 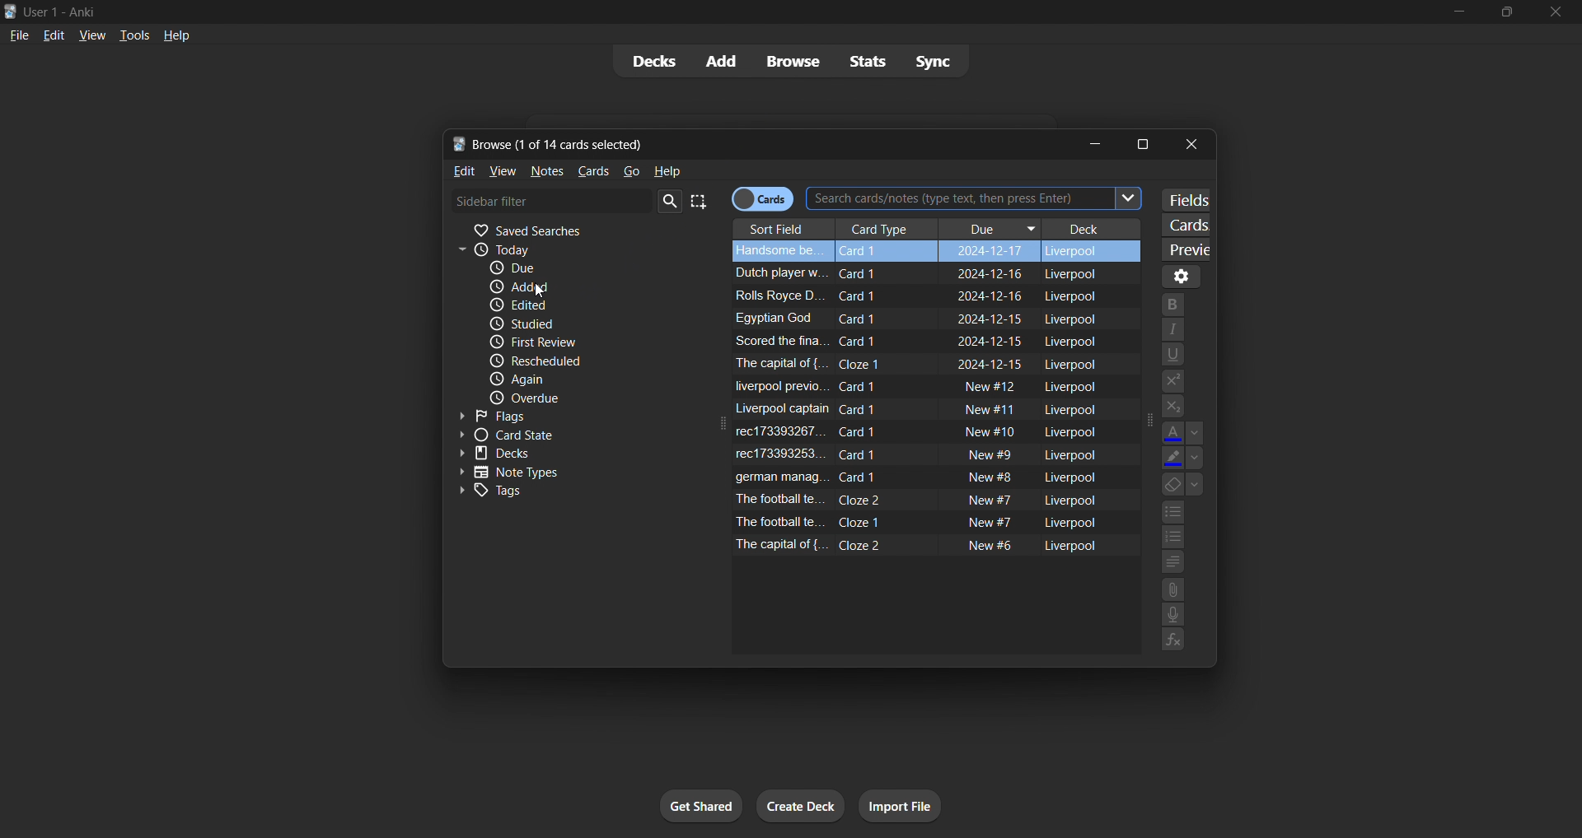 What do you see at coordinates (667, 170) in the screenshot?
I see `help` at bounding box center [667, 170].